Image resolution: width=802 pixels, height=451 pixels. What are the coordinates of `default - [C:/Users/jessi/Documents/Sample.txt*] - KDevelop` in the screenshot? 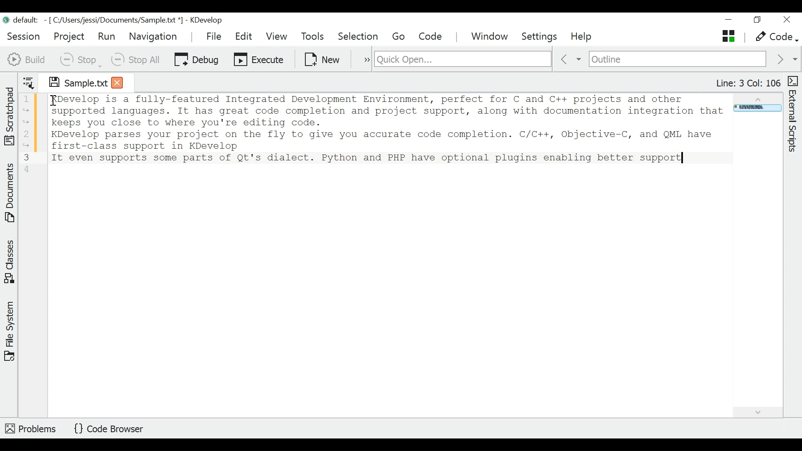 It's located at (116, 21).